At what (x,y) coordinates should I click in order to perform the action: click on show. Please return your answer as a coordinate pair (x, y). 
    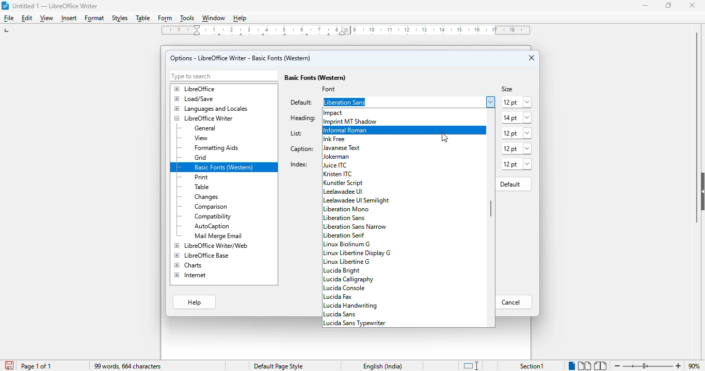
    Looking at the image, I should click on (700, 191).